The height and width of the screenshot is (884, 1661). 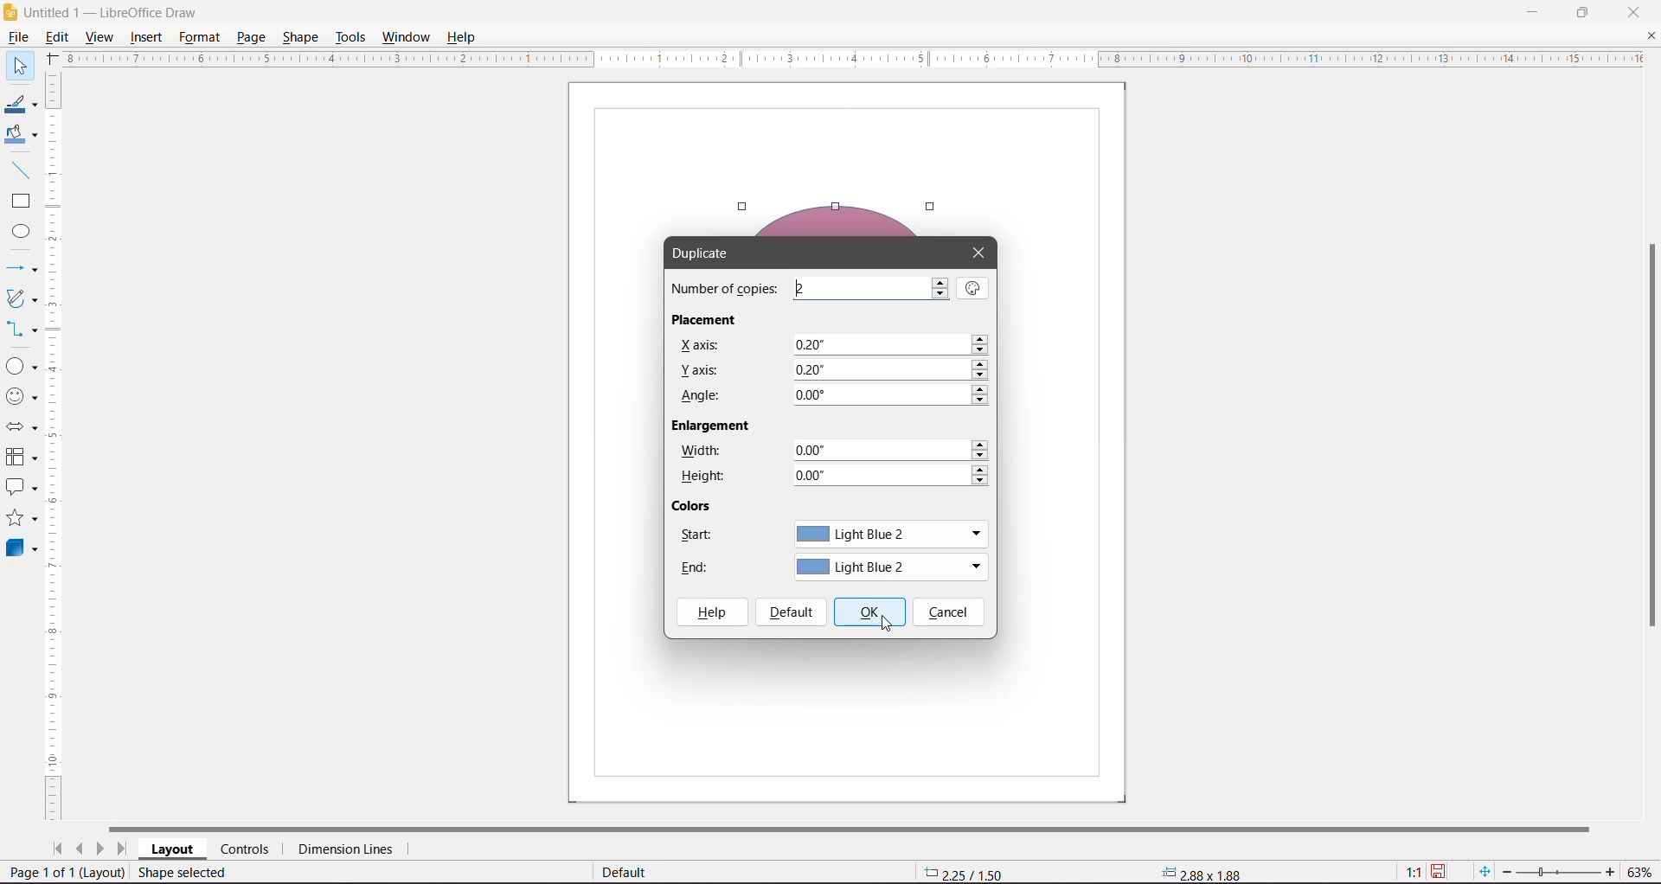 I want to click on End, so click(x=697, y=571).